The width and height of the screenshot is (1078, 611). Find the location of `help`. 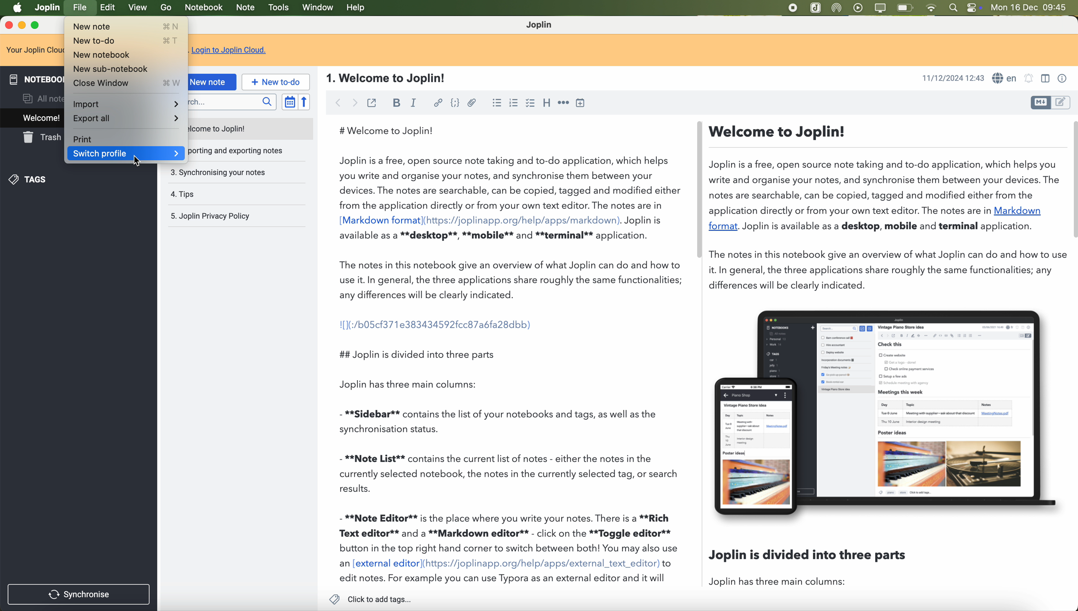

help is located at coordinates (357, 8).